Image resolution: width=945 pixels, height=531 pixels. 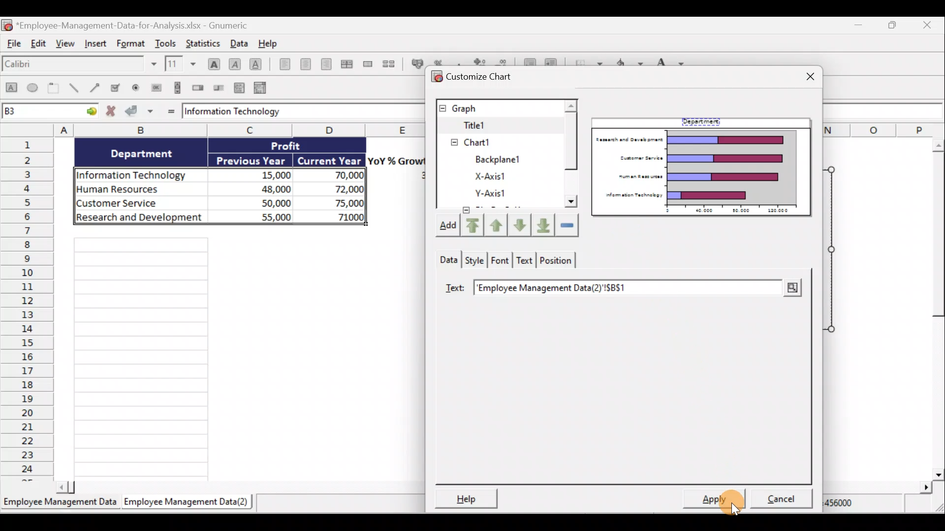 I want to click on Close, so click(x=933, y=25).